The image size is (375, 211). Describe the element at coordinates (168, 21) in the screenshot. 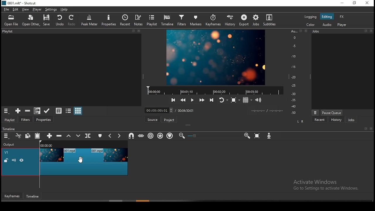

I see `timeline` at that location.